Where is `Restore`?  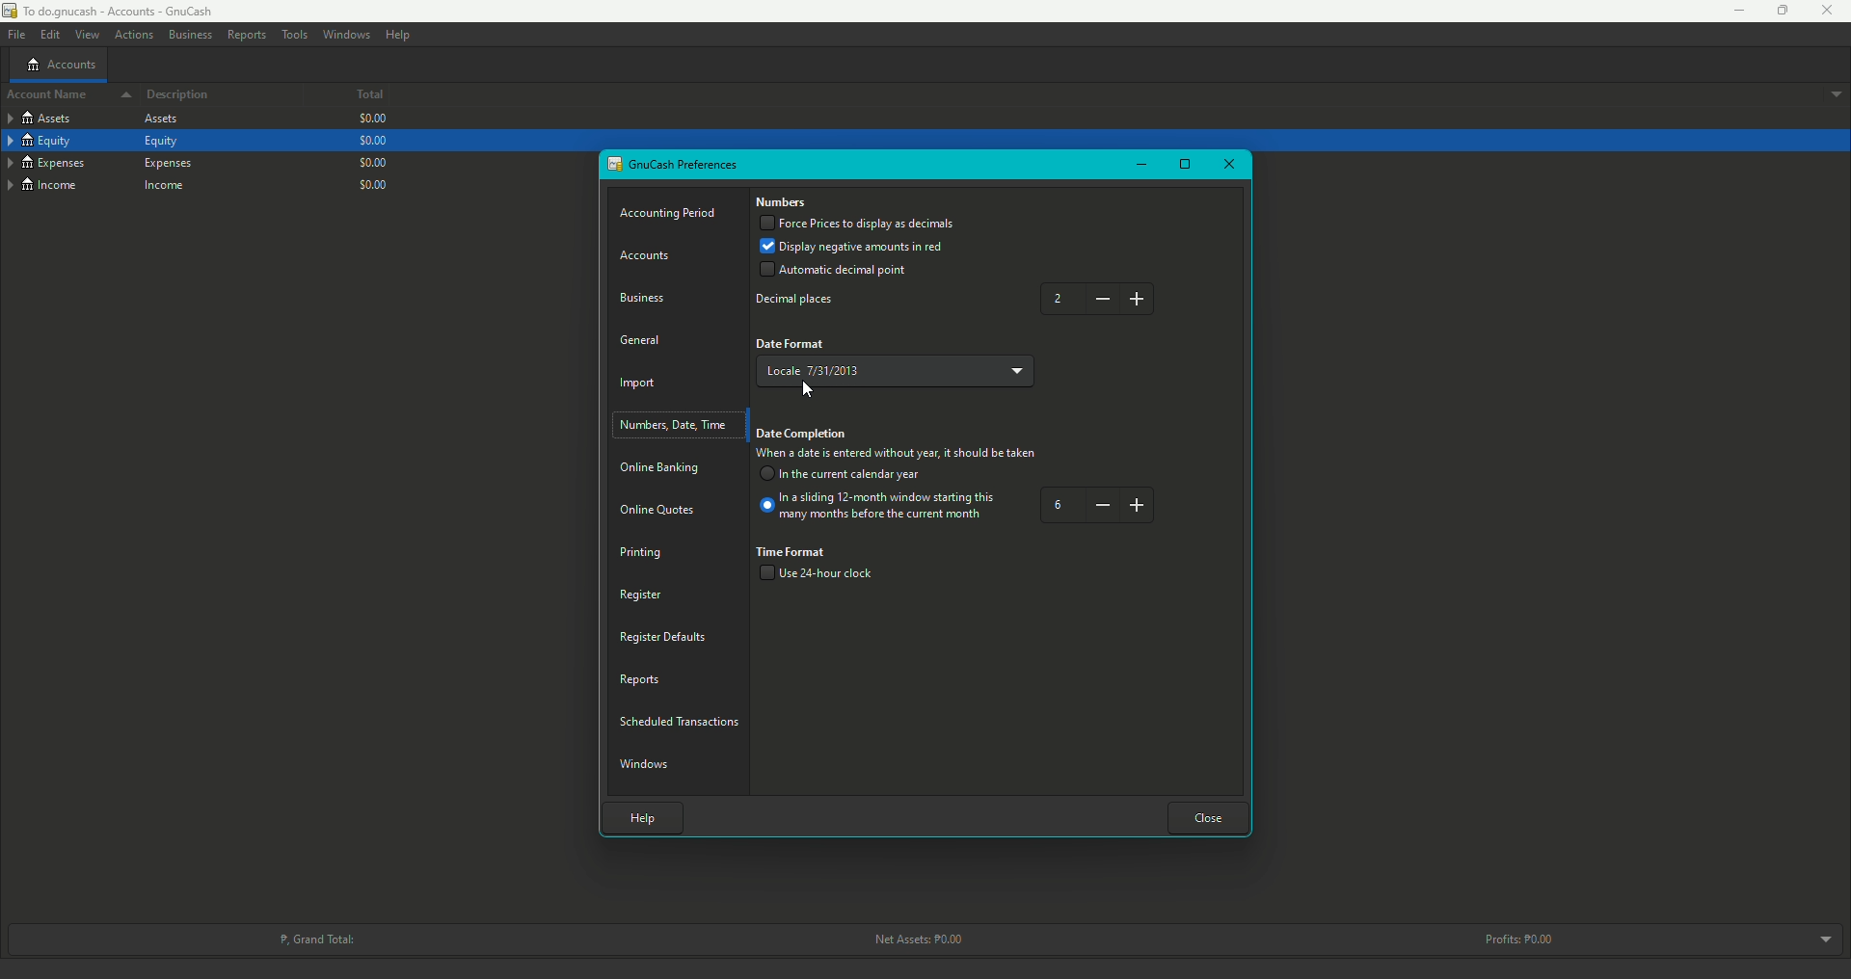 Restore is located at coordinates (1185, 166).